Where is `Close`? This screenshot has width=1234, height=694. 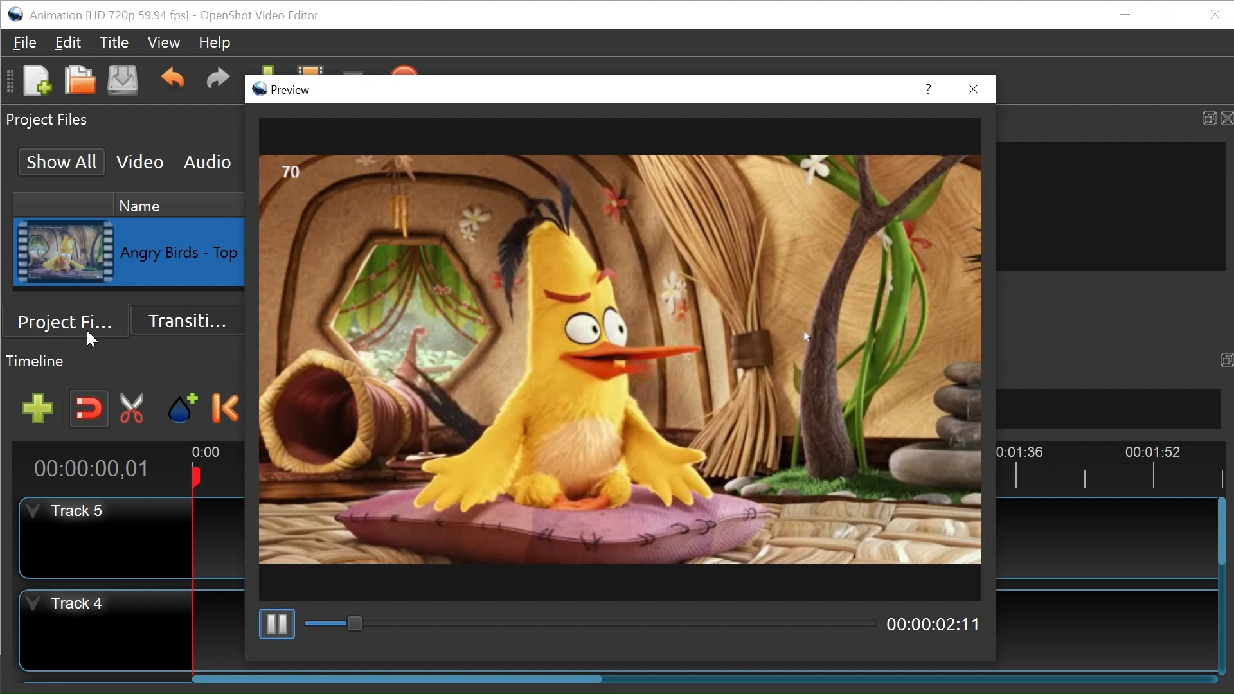 Close is located at coordinates (1226, 117).